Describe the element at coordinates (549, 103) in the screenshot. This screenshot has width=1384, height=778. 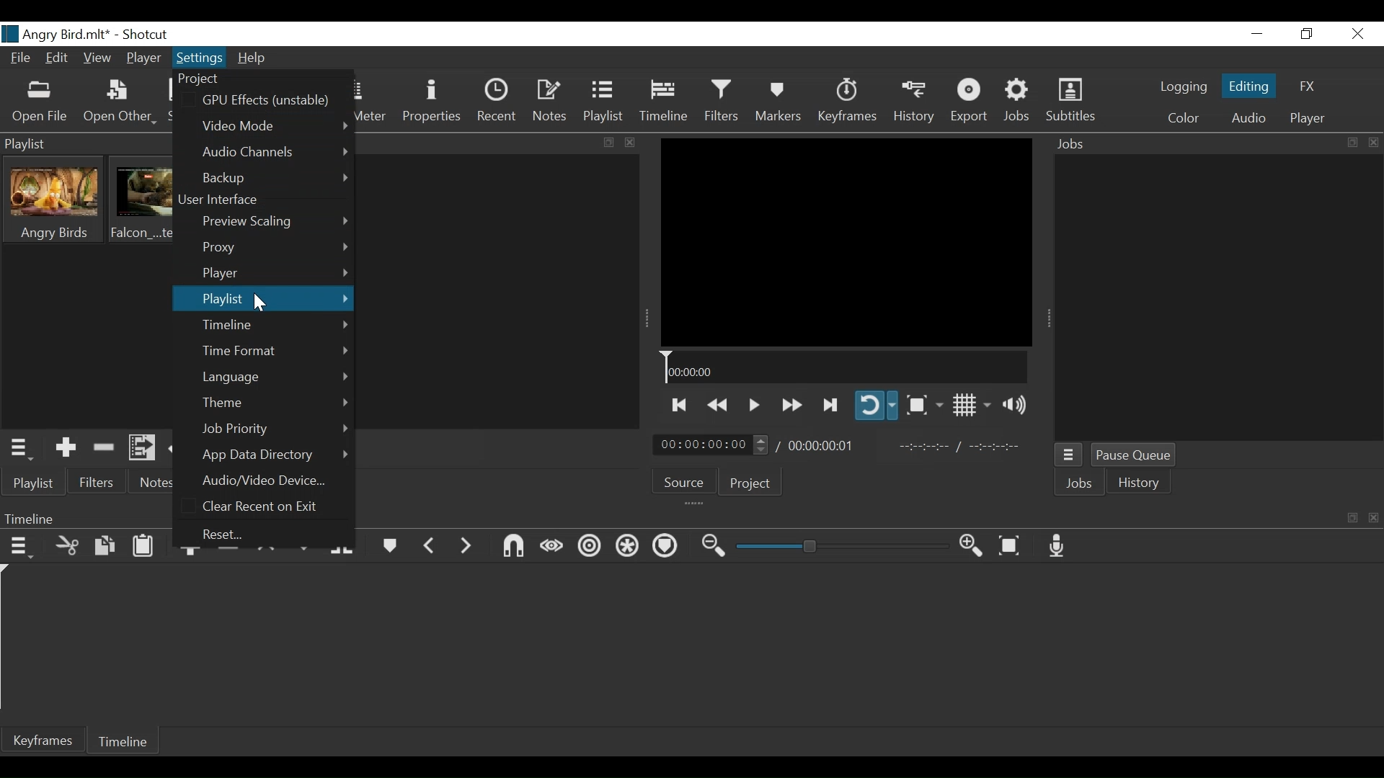
I see `Notes` at that location.